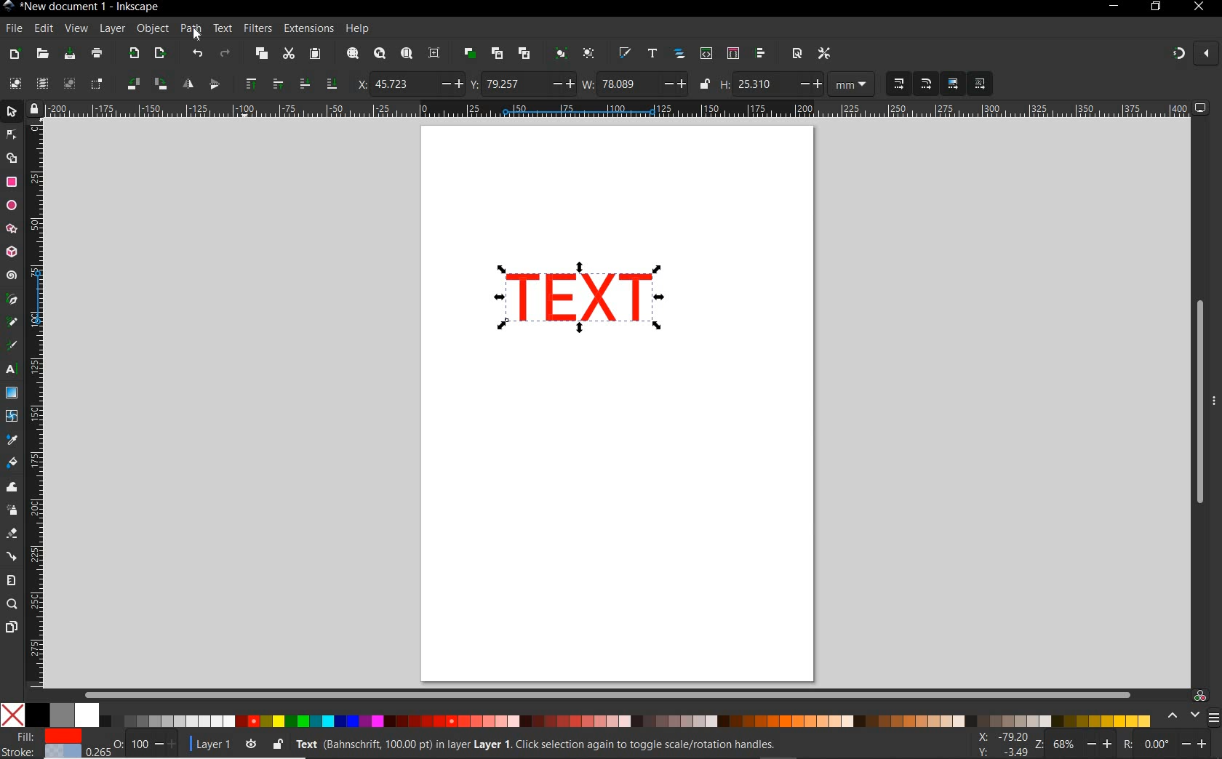  Describe the element at coordinates (37, 405) in the screenshot. I see `RULER` at that location.